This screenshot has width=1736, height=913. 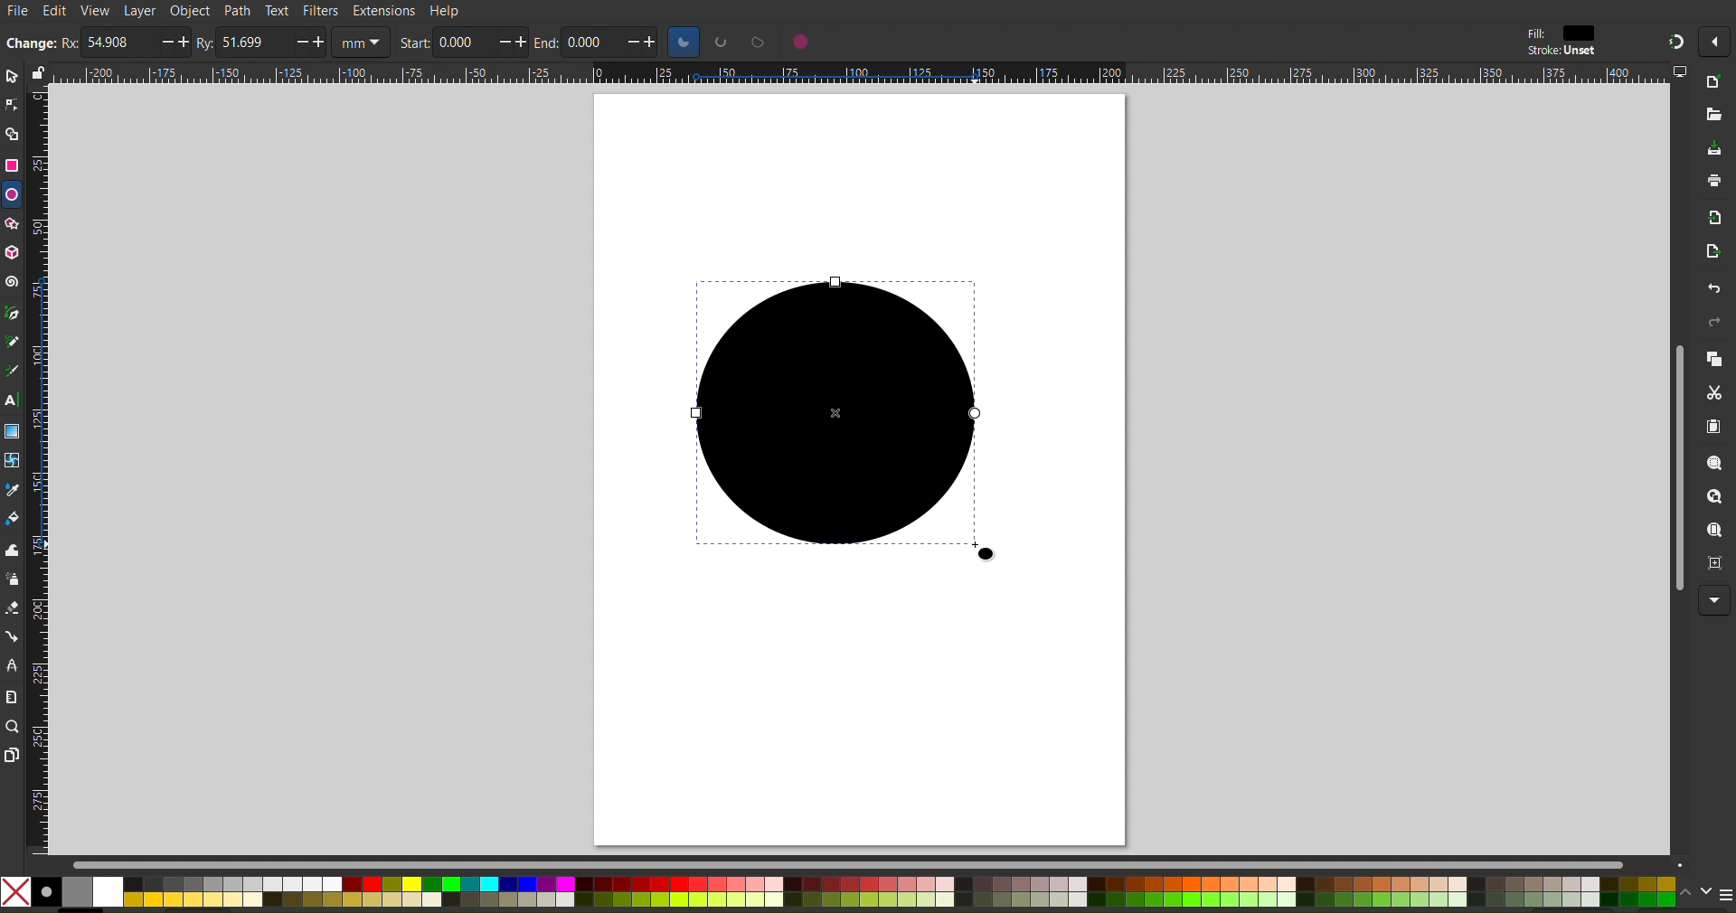 What do you see at coordinates (847, 409) in the screenshot?
I see `Circle (Dragged)` at bounding box center [847, 409].